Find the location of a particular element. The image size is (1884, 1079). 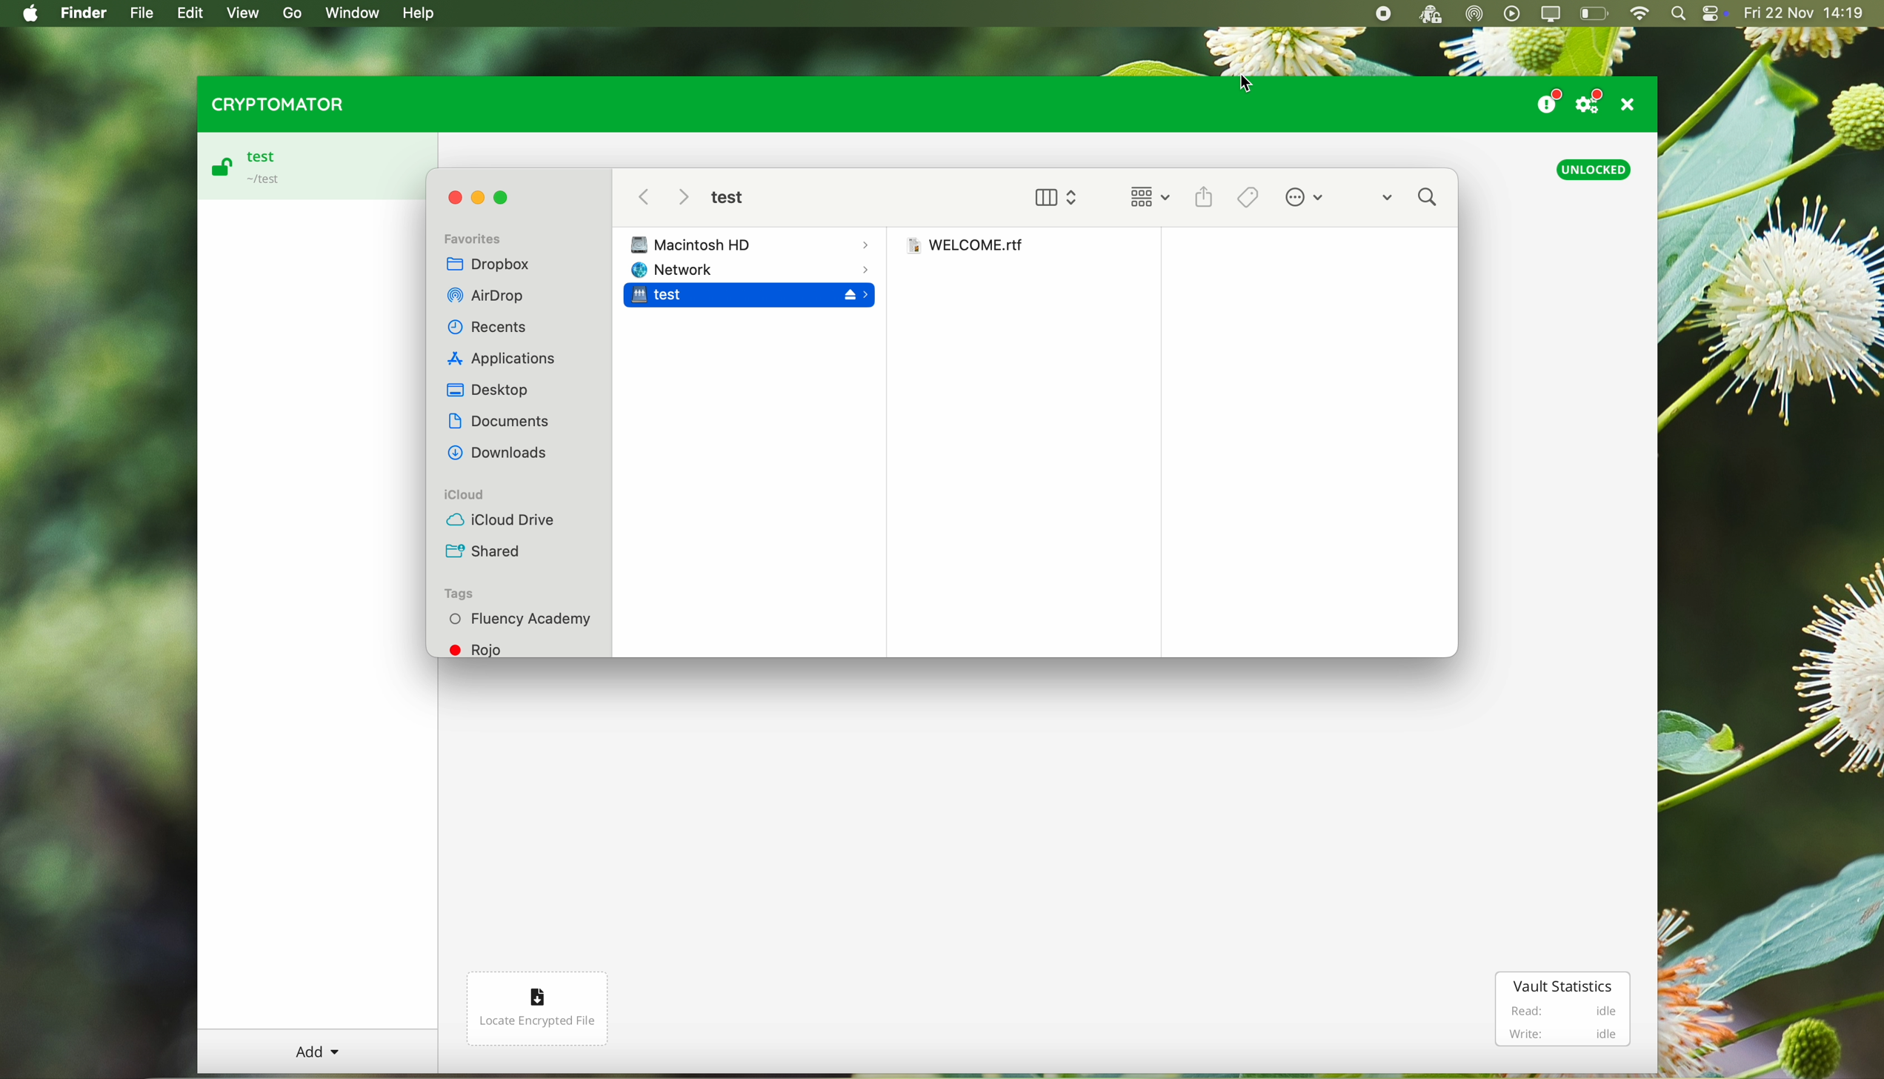

Add is located at coordinates (318, 1049).